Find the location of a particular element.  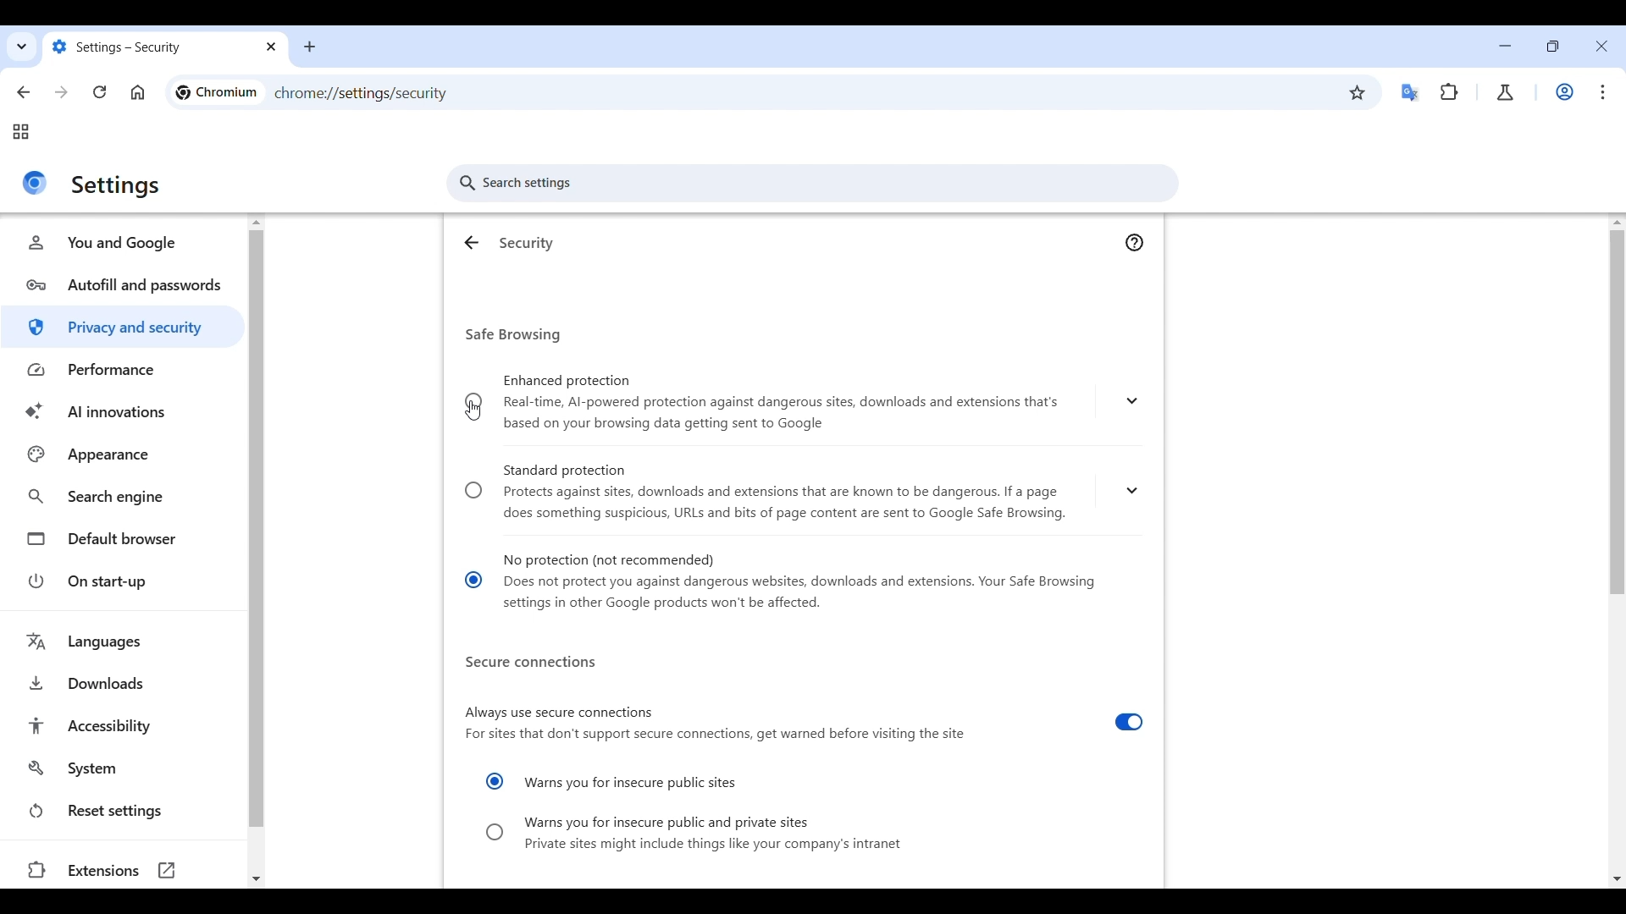

Secure connections is located at coordinates (530, 662).